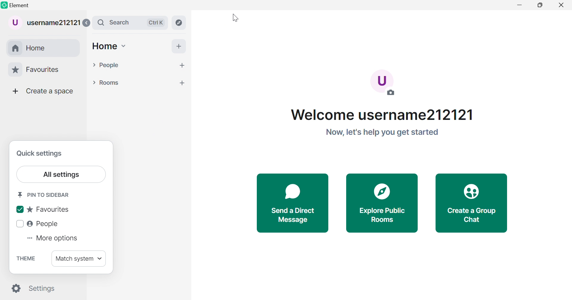 The height and width of the screenshot is (300, 572). What do you see at coordinates (105, 83) in the screenshot?
I see `Rooms` at bounding box center [105, 83].